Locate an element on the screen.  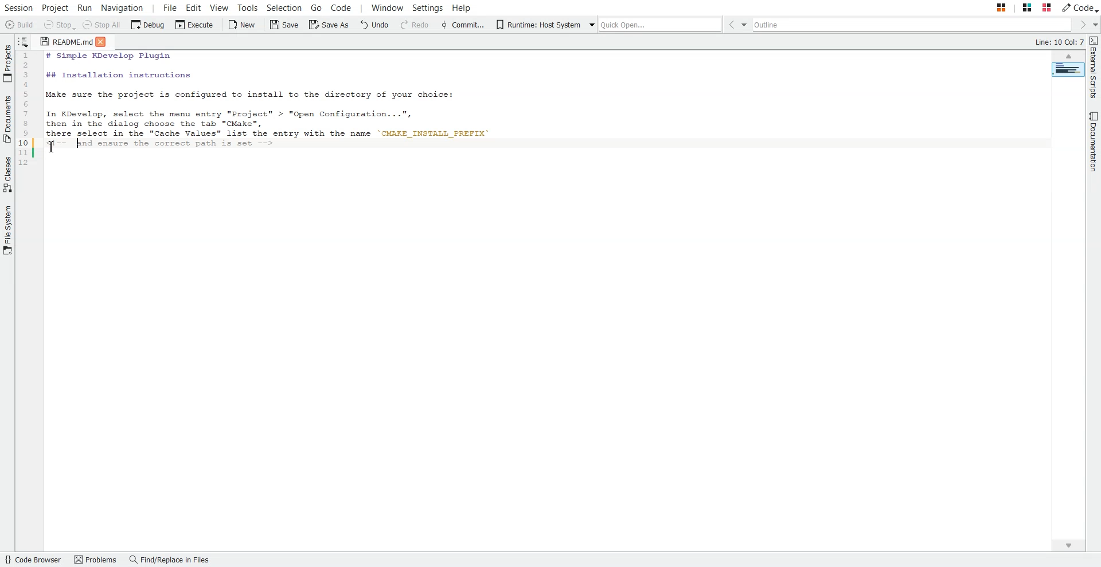
Navigation is located at coordinates (122, 7).